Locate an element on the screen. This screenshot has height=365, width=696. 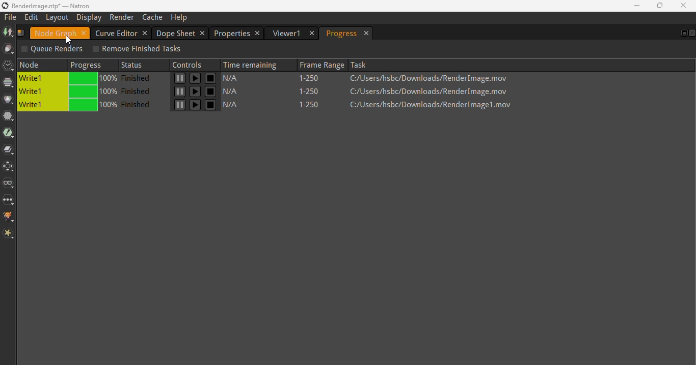
floating tab is located at coordinates (682, 33).